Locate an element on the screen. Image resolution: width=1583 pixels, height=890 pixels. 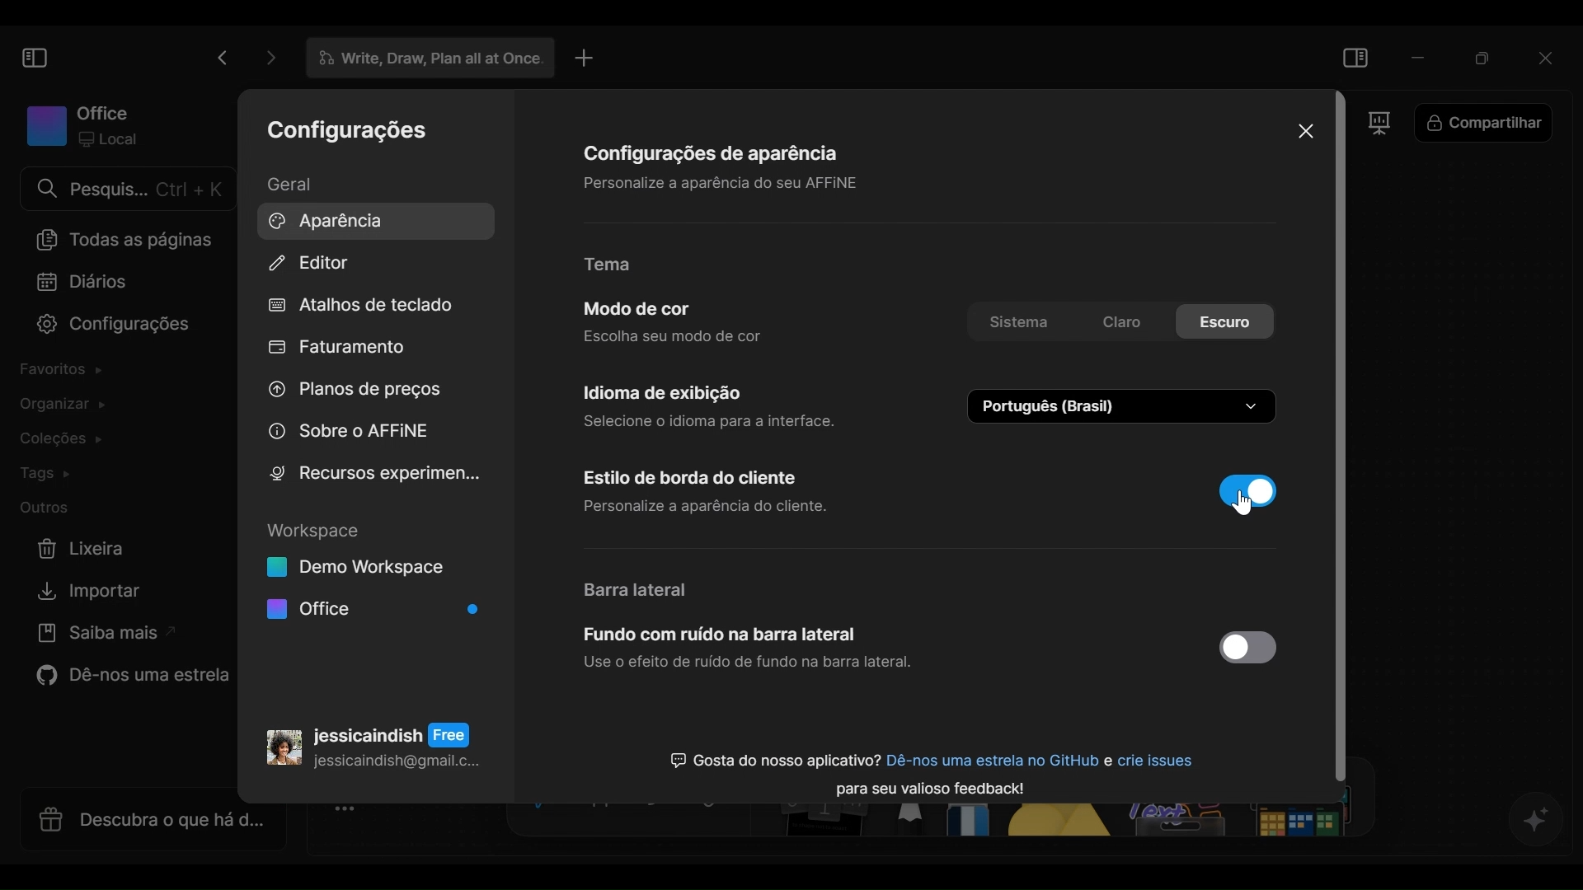
Frame is located at coordinates (1389, 127).